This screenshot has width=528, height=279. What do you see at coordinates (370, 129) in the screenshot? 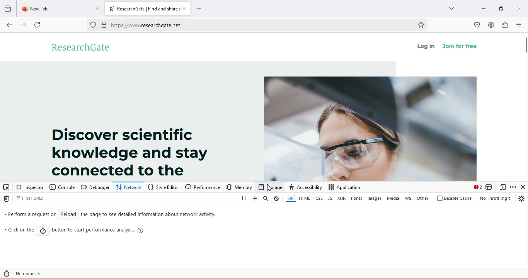
I see `image` at bounding box center [370, 129].